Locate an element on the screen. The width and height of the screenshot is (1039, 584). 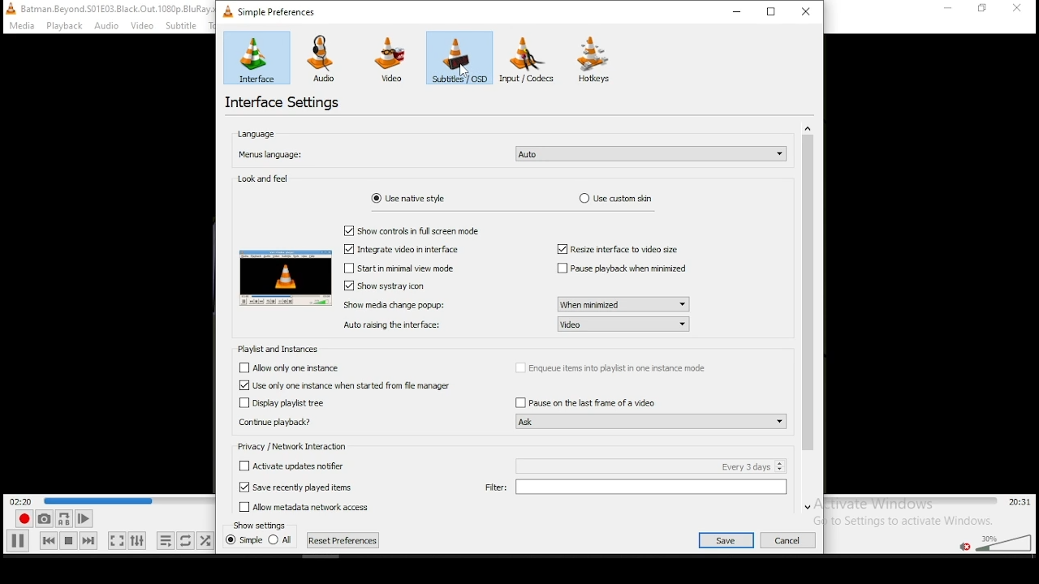
cancel is located at coordinates (789, 540).